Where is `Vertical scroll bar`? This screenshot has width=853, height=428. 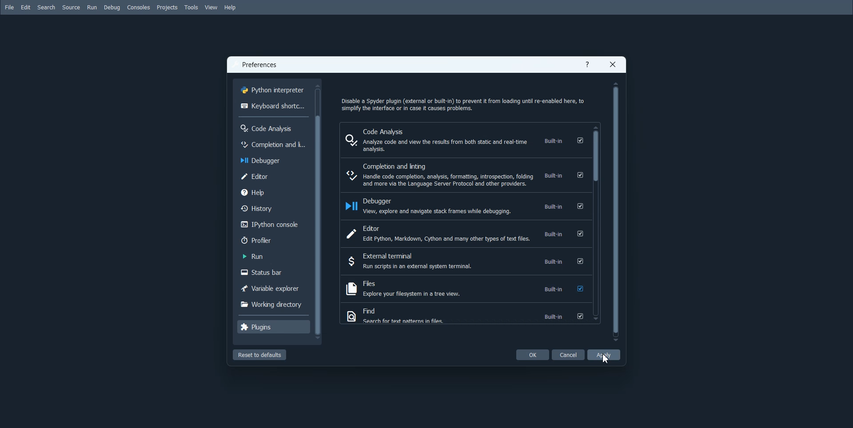 Vertical scroll bar is located at coordinates (596, 223).